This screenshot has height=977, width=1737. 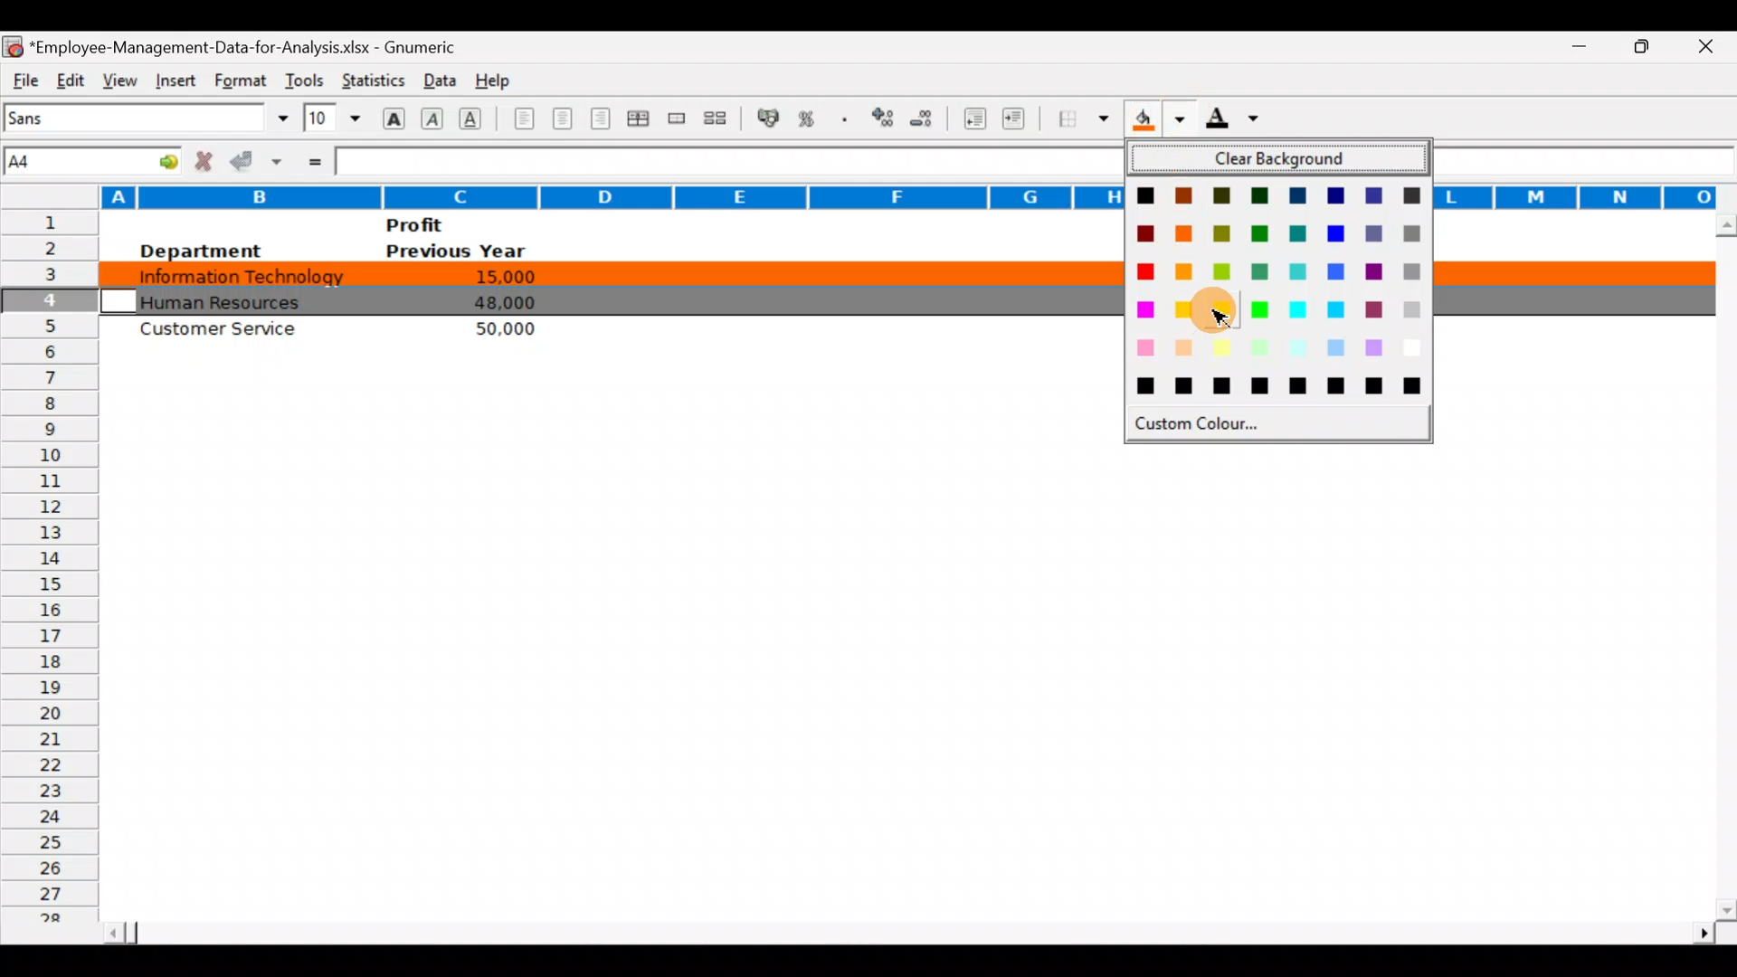 I want to click on 50,000, so click(x=498, y=328).